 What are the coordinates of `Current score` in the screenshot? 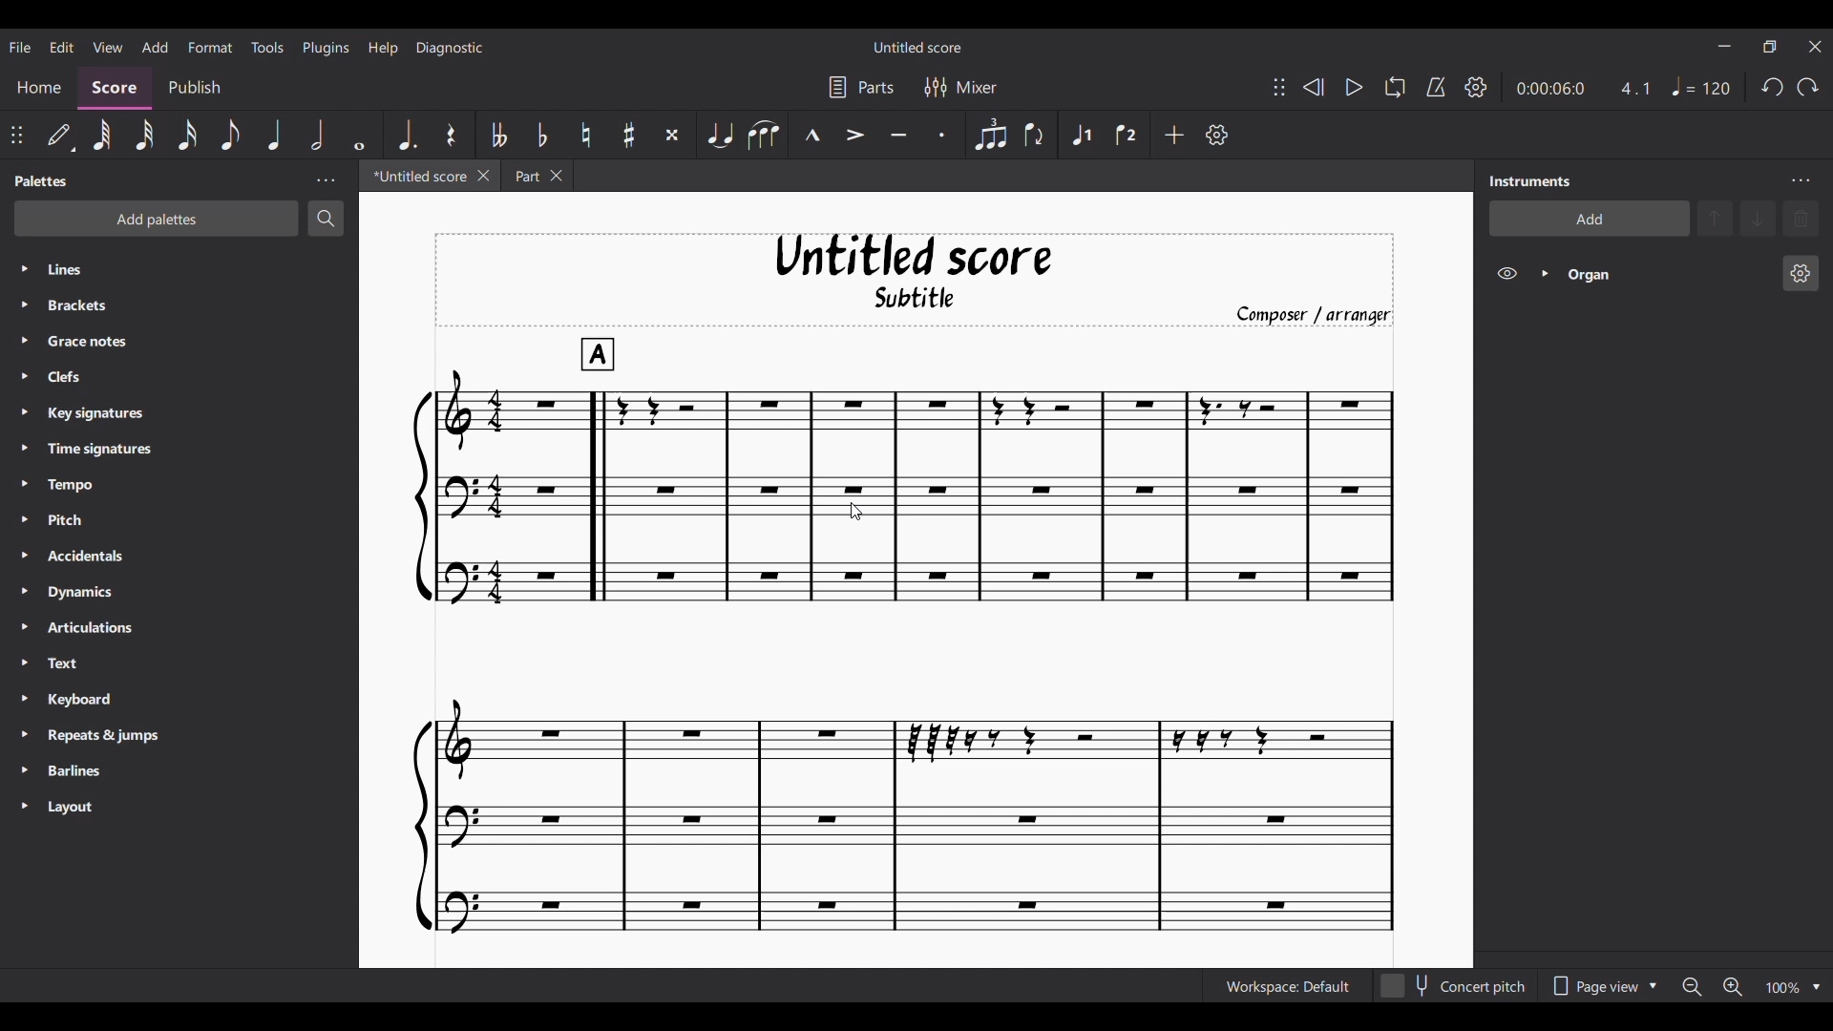 It's located at (903, 636).